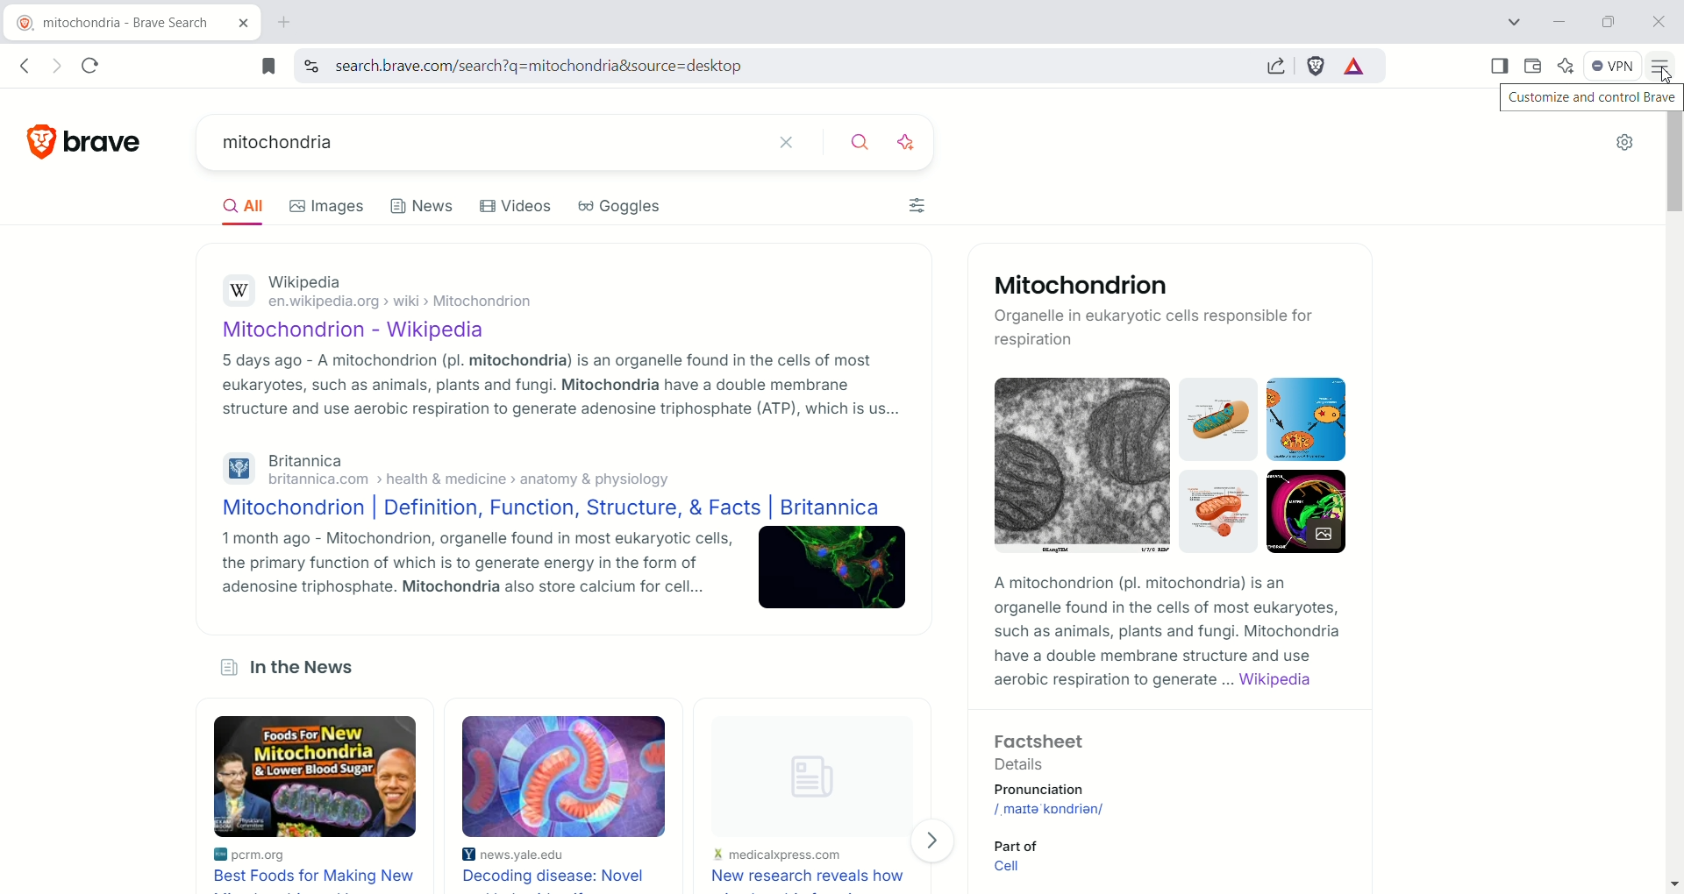 Image resolution: width=1684 pixels, height=894 pixels. Describe the element at coordinates (130, 22) in the screenshot. I see `mitochondria - brave search` at that location.